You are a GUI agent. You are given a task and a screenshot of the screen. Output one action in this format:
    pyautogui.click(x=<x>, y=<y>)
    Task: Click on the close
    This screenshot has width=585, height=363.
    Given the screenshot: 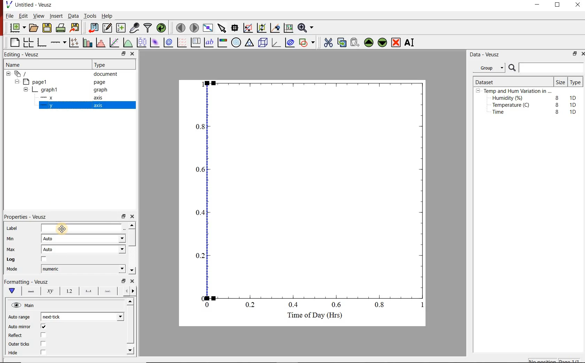 What is the action you would take?
    pyautogui.click(x=578, y=5)
    